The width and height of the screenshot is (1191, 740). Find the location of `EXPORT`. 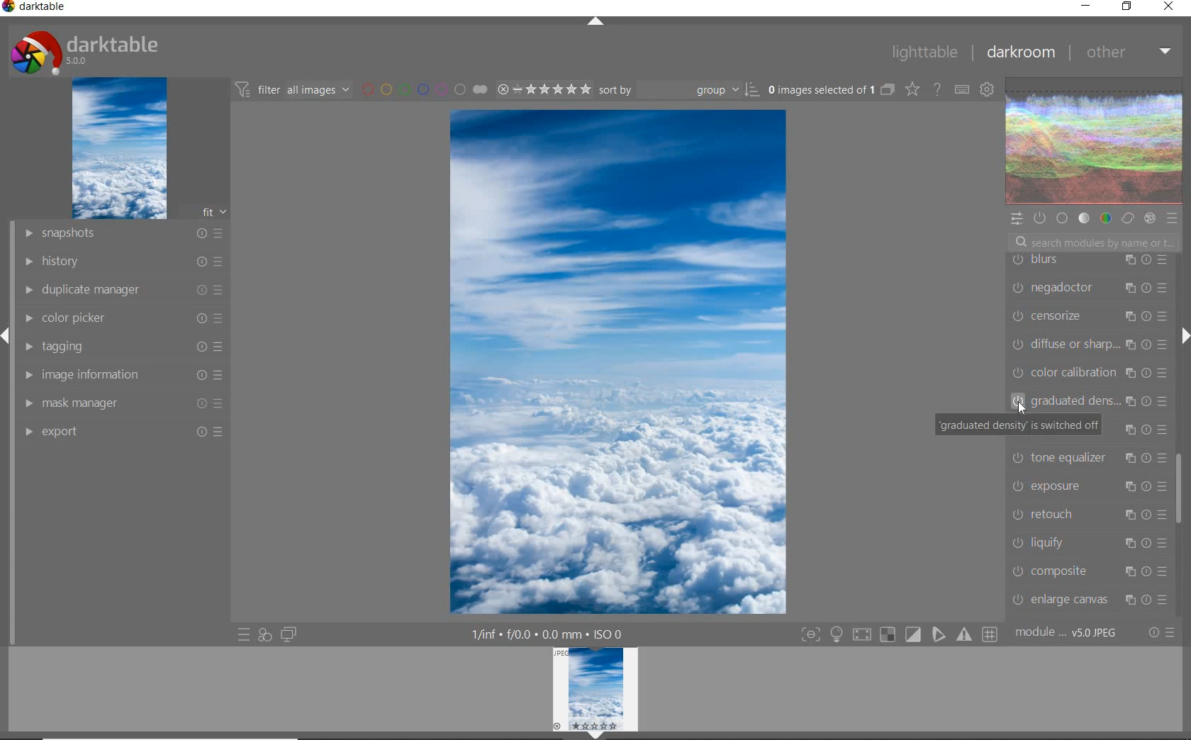

EXPORT is located at coordinates (122, 431).